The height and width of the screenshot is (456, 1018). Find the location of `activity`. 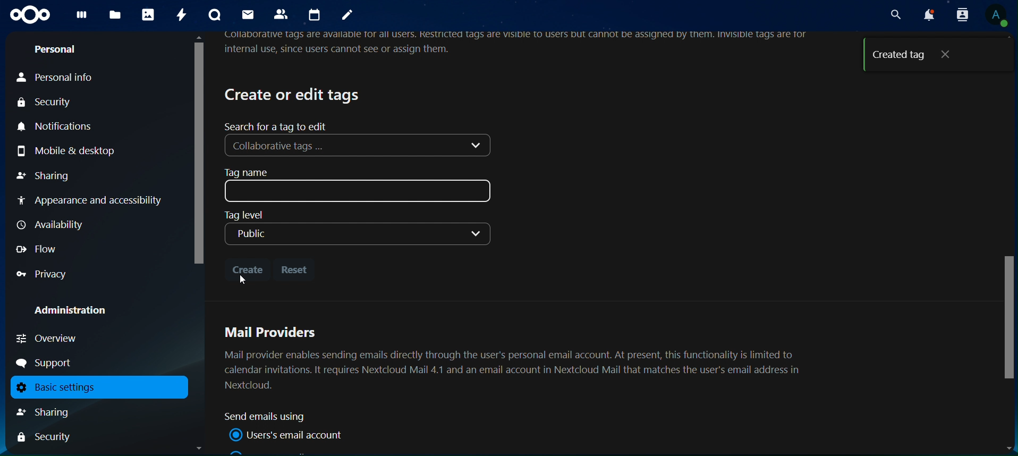

activity is located at coordinates (183, 15).